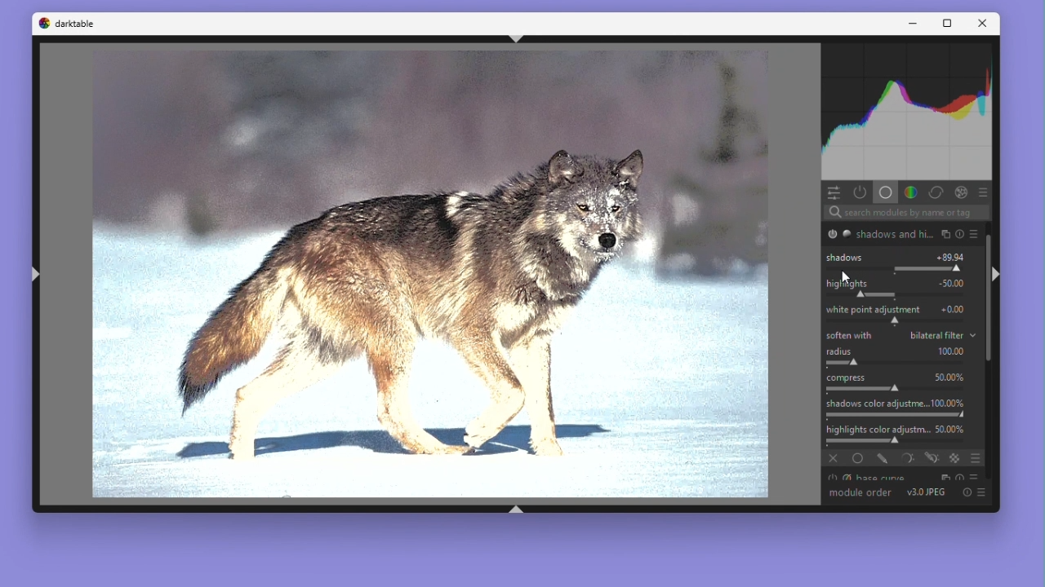  I want to click on 'base curve' is switched on, so click(839, 477).